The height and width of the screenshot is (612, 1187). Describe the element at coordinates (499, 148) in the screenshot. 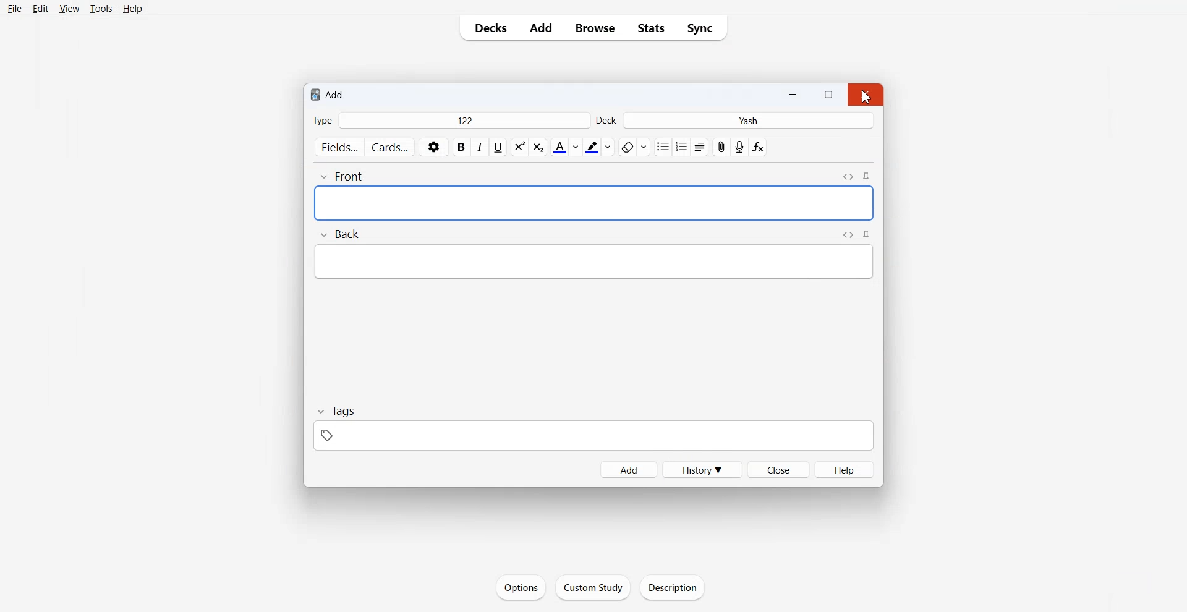

I see `Underline` at that location.